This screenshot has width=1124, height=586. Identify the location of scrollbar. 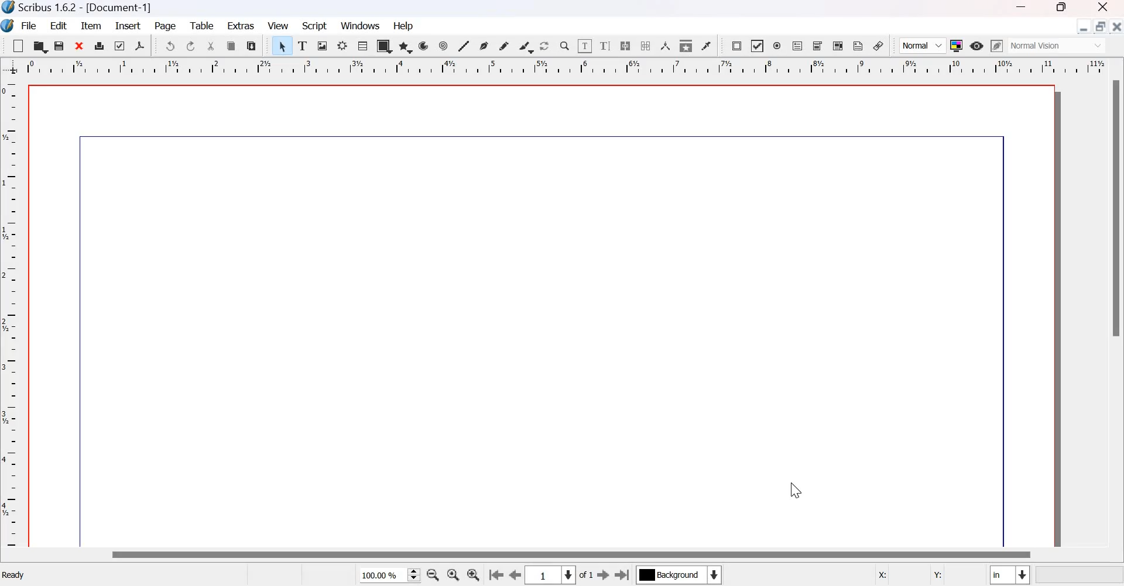
(1114, 211).